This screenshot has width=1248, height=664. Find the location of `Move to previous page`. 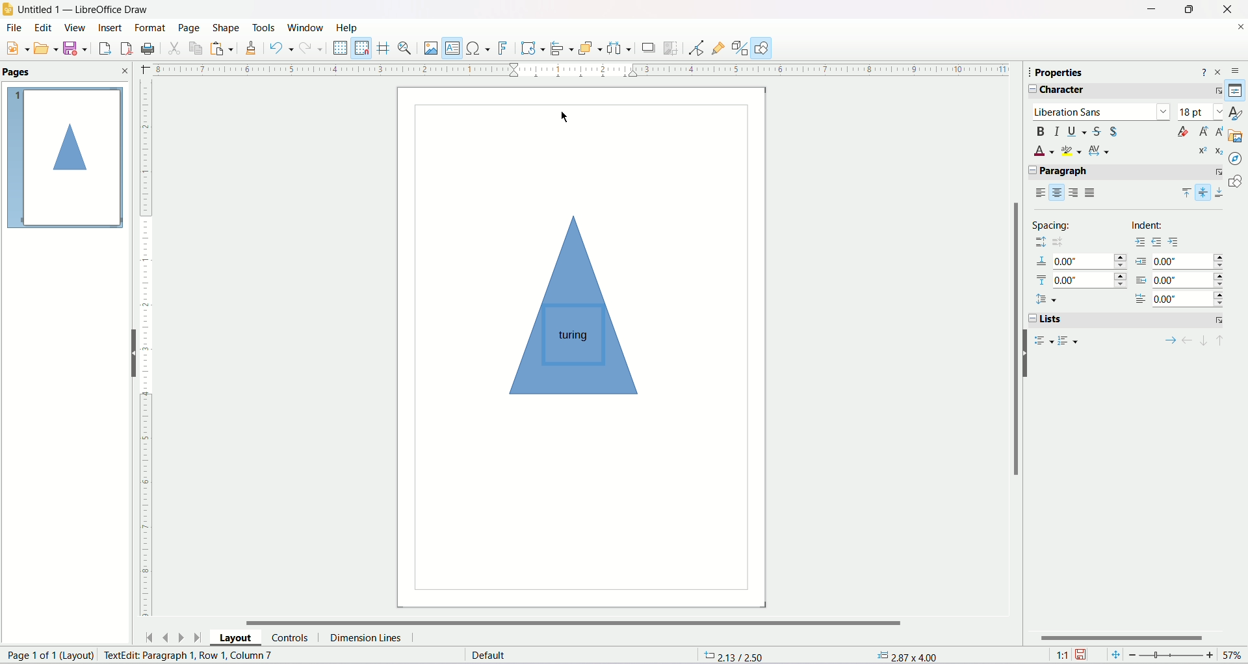

Move to previous page is located at coordinates (168, 637).